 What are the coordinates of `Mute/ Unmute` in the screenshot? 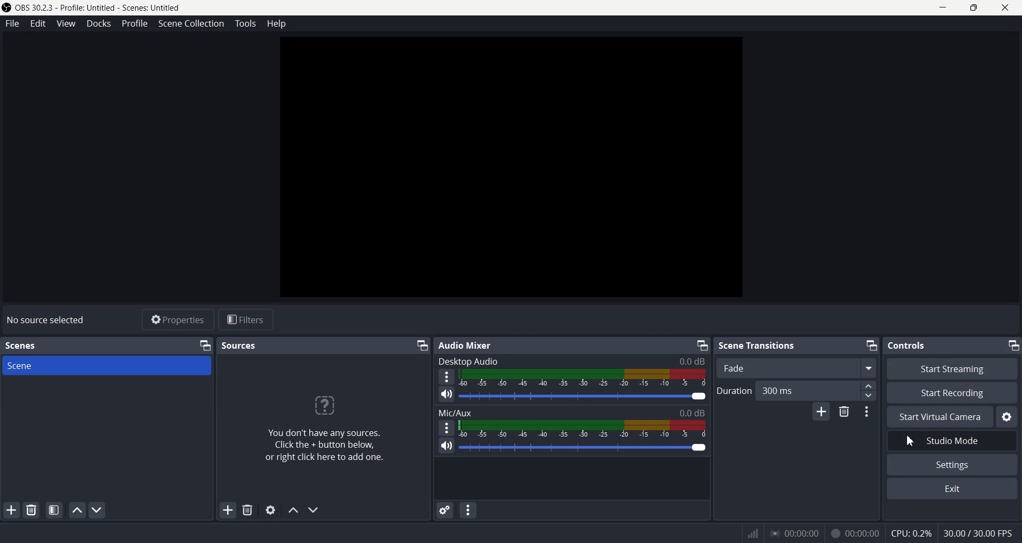 It's located at (448, 394).